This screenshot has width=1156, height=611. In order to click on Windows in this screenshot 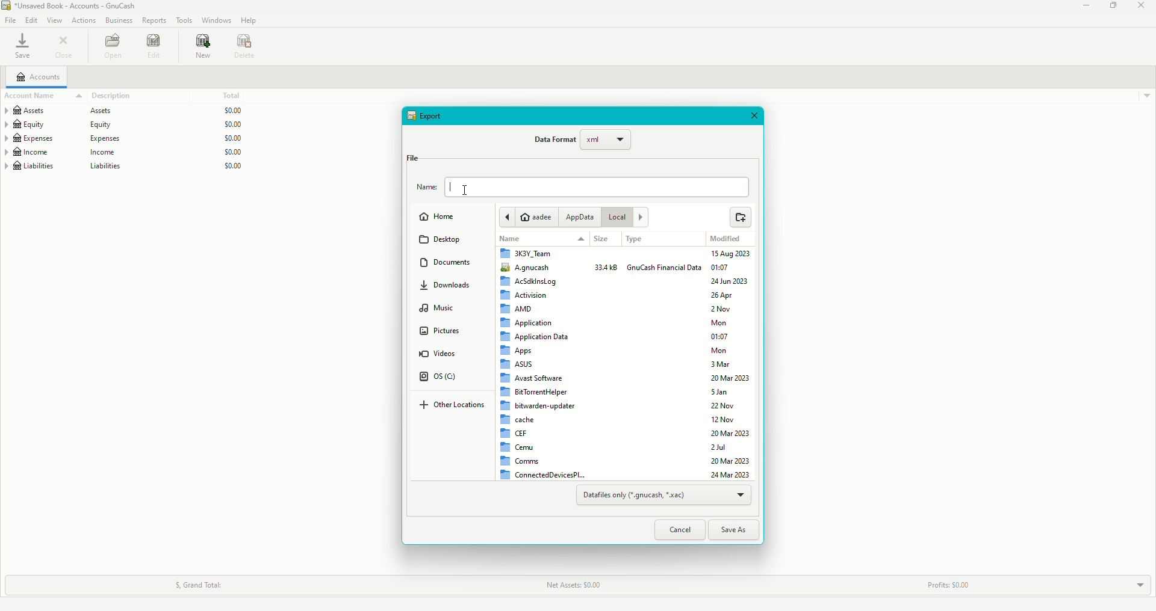, I will do `click(216, 21)`.